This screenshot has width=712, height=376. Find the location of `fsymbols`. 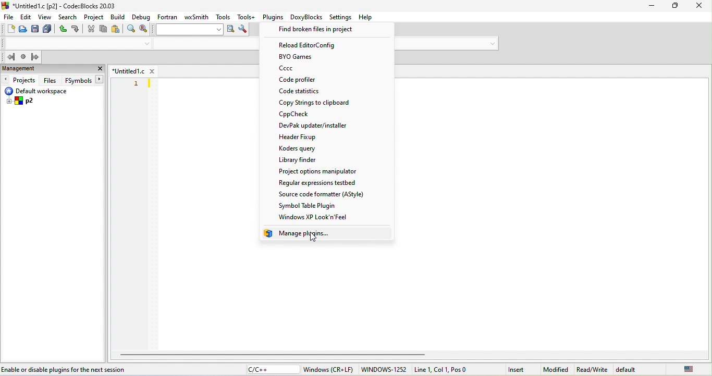

fsymbols is located at coordinates (77, 80).